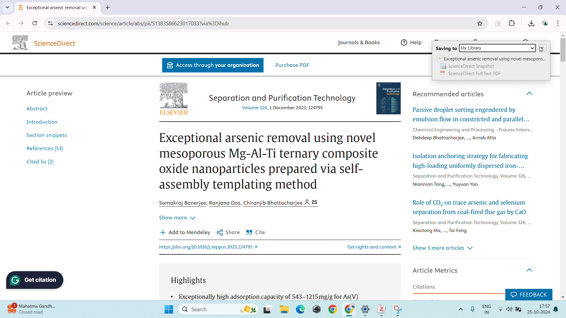 The width and height of the screenshot is (566, 318). I want to click on view site information, so click(50, 24).